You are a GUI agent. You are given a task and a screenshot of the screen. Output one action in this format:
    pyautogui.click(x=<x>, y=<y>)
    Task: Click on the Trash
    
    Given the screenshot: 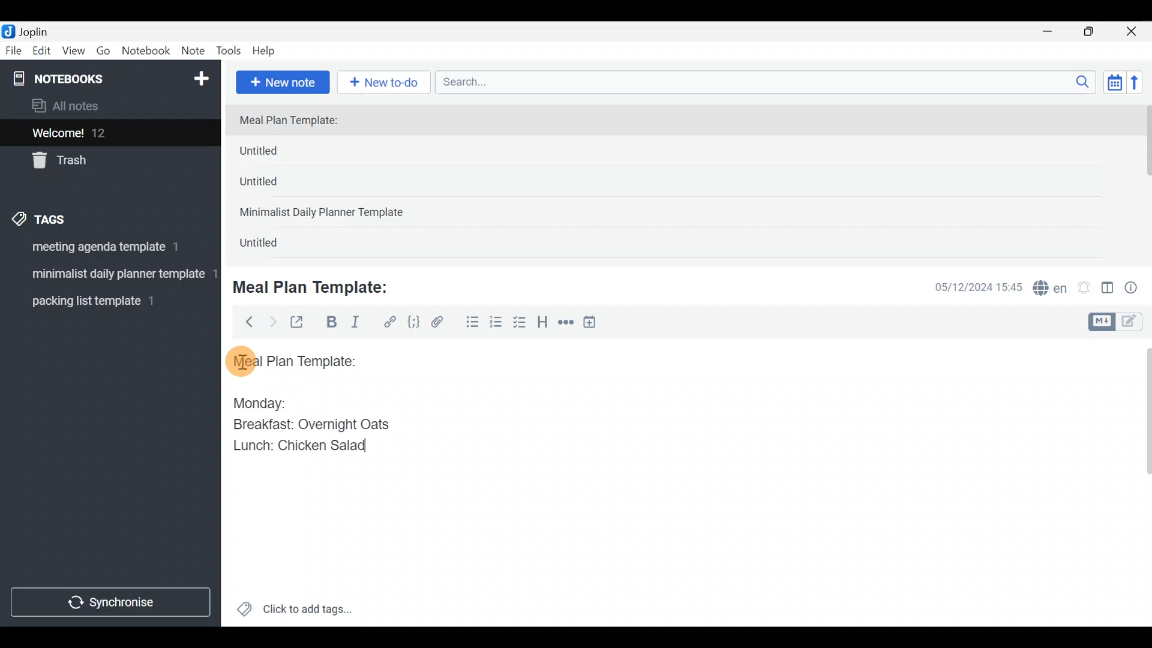 What is the action you would take?
    pyautogui.click(x=103, y=161)
    